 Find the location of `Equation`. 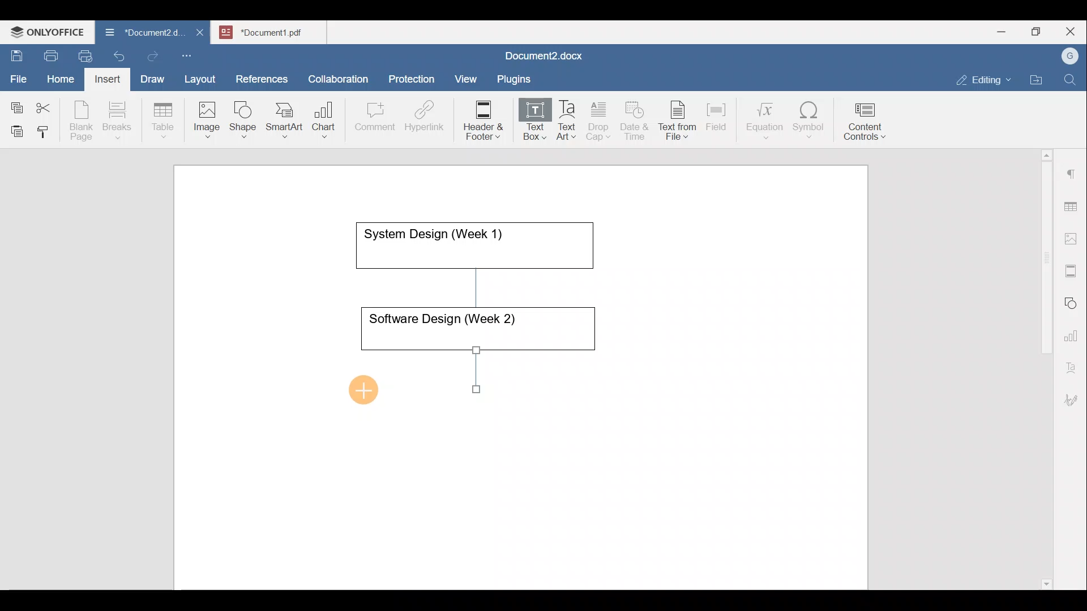

Equation is located at coordinates (767, 120).